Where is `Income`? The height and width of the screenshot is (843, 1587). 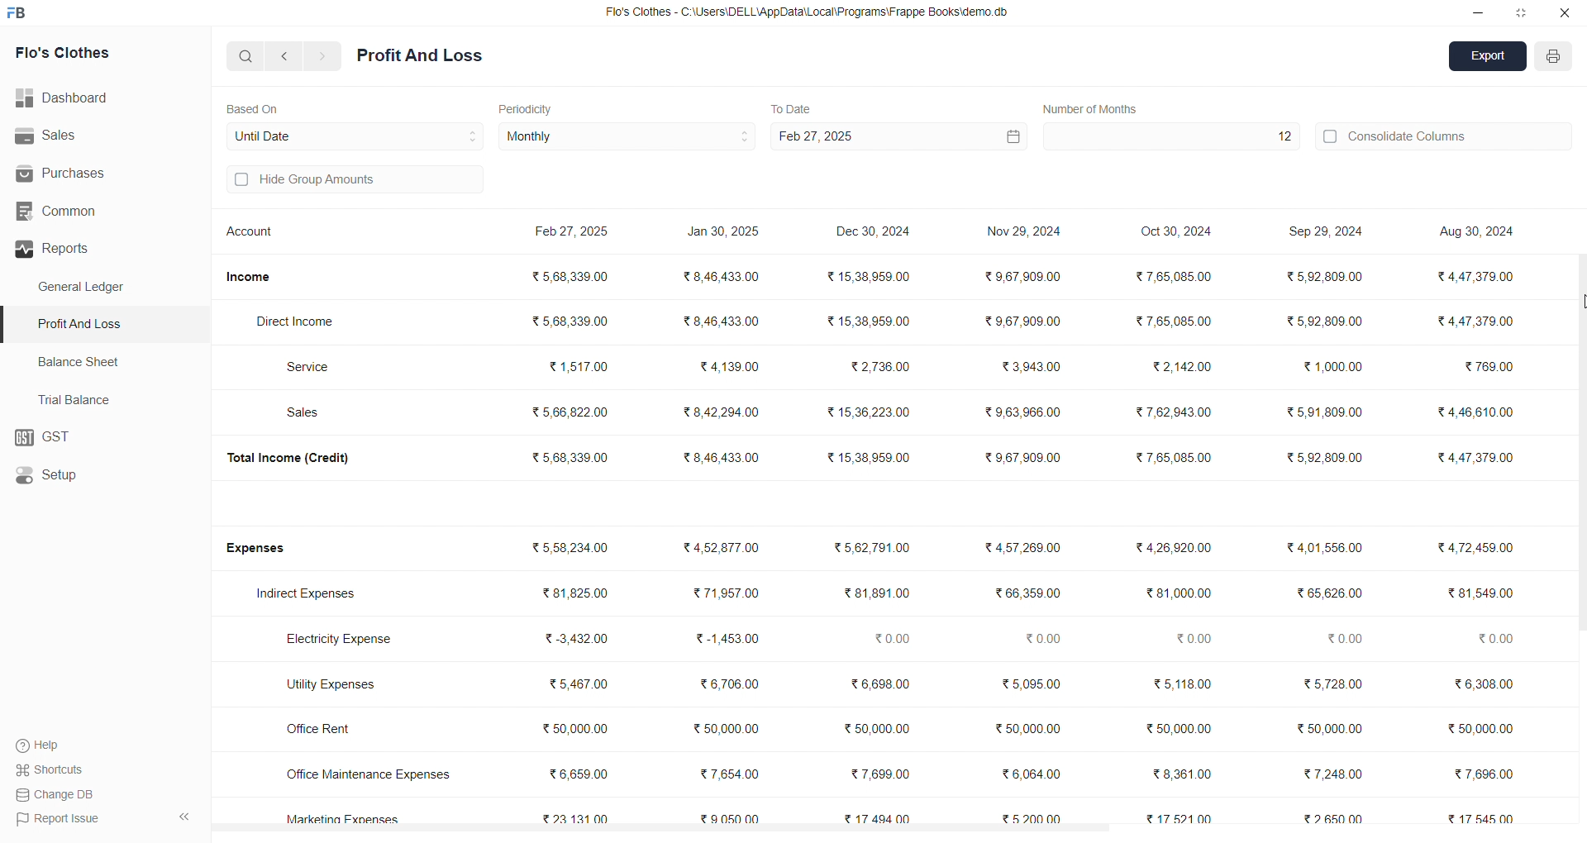
Income is located at coordinates (255, 277).